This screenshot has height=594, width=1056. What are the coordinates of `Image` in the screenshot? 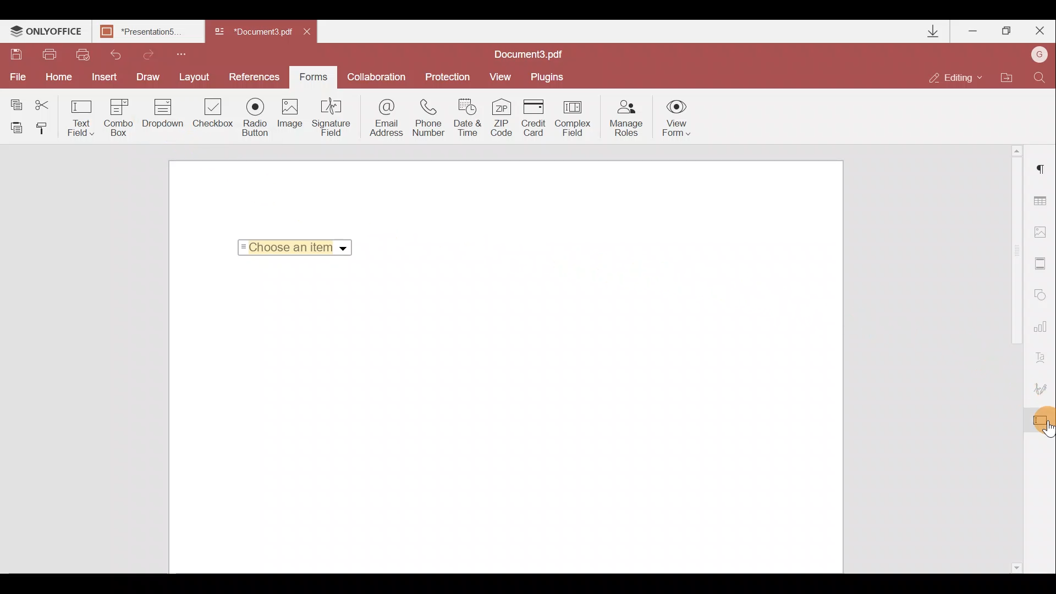 It's located at (293, 117).